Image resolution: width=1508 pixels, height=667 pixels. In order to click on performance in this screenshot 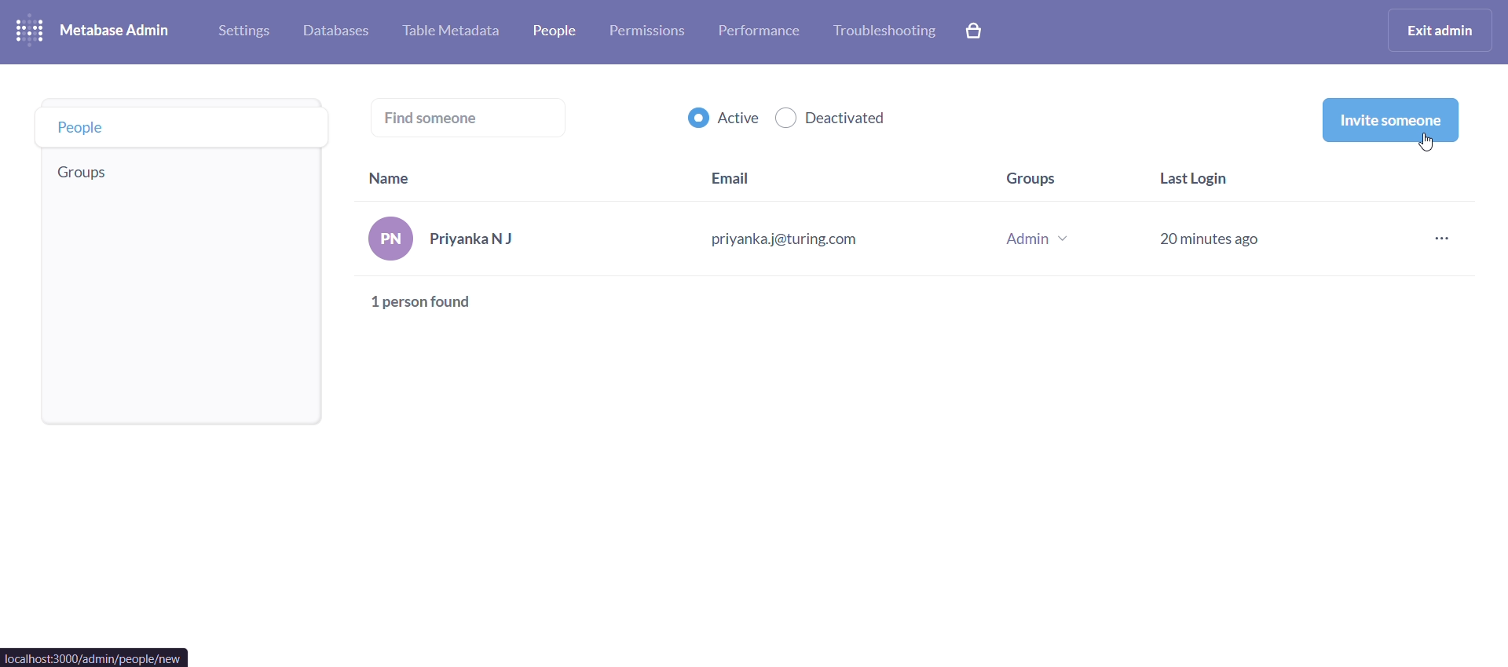, I will do `click(759, 30)`.